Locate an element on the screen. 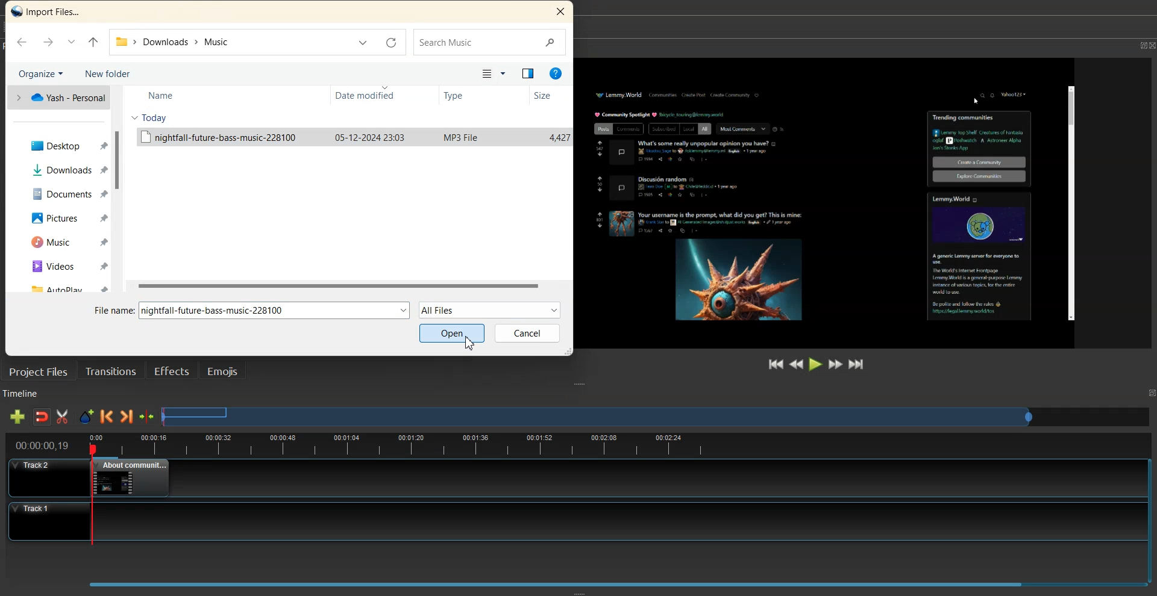 This screenshot has height=596, width=1157. File Preview is located at coordinates (818, 204).